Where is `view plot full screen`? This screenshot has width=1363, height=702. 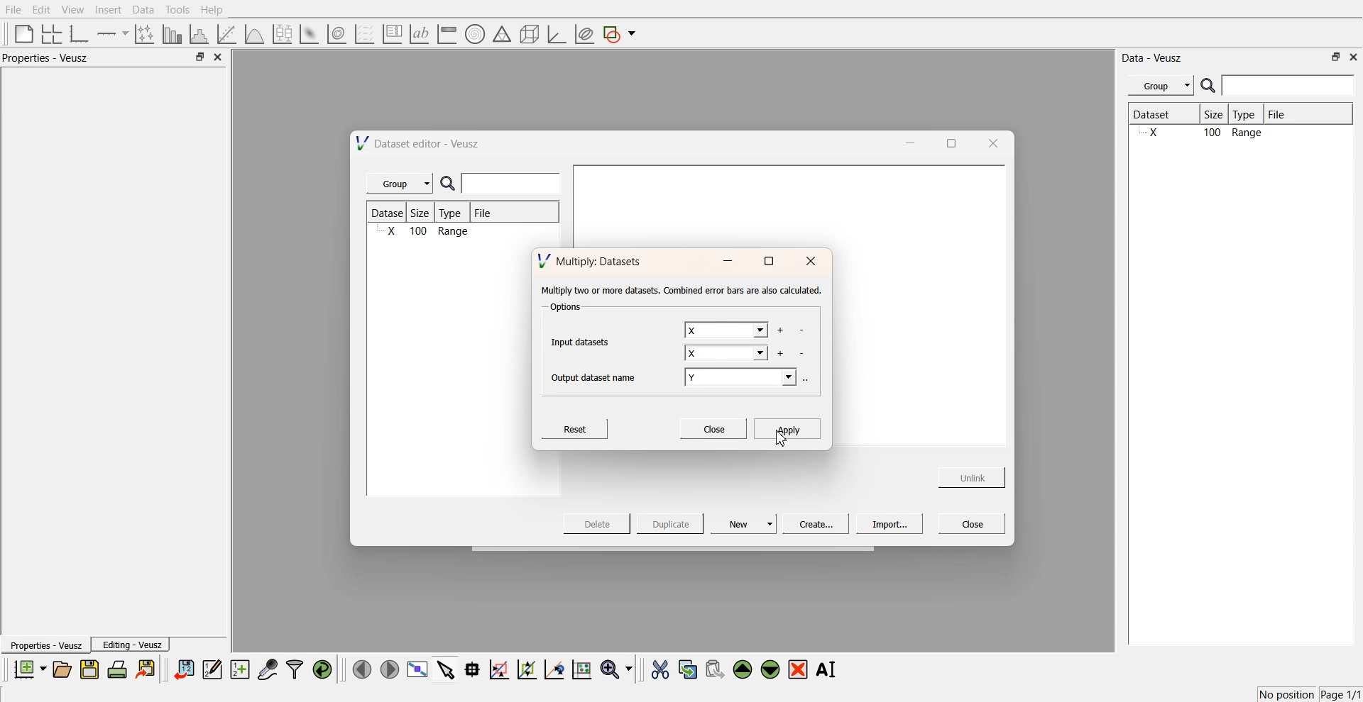
view plot full screen is located at coordinates (417, 669).